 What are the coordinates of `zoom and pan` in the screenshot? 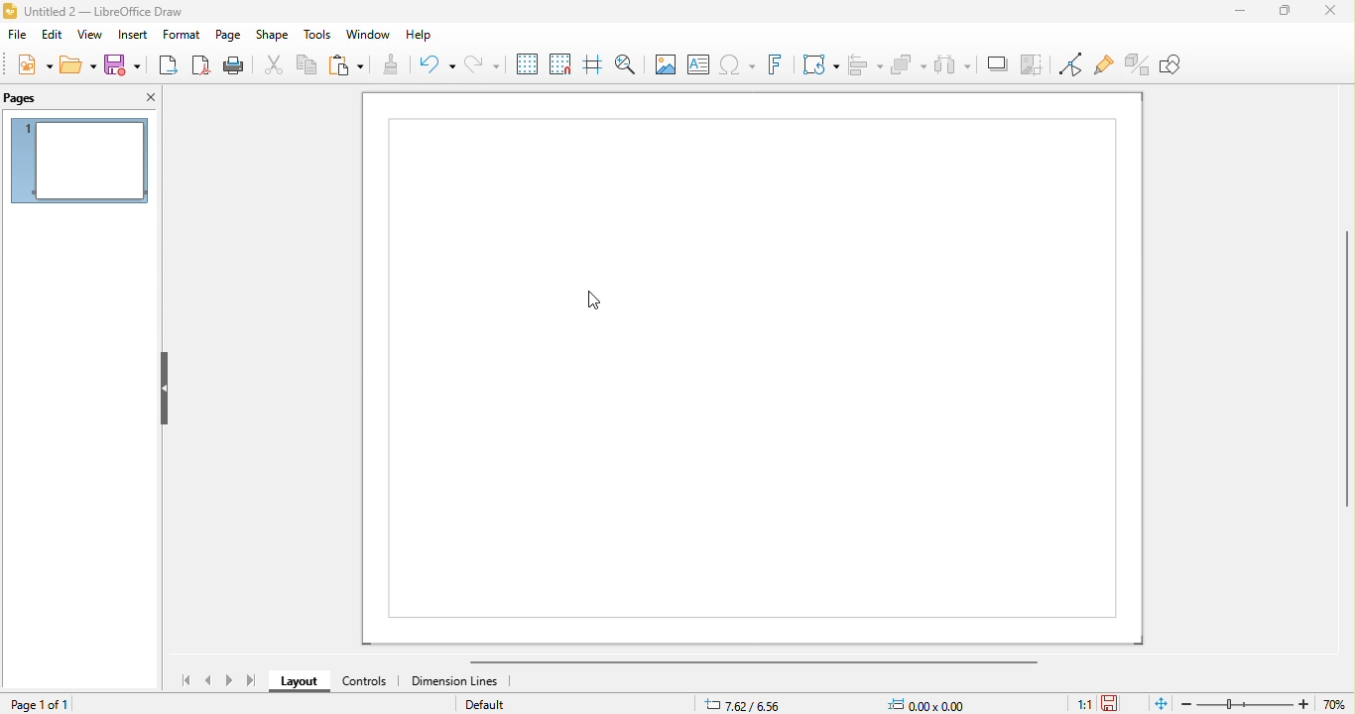 It's located at (627, 64).